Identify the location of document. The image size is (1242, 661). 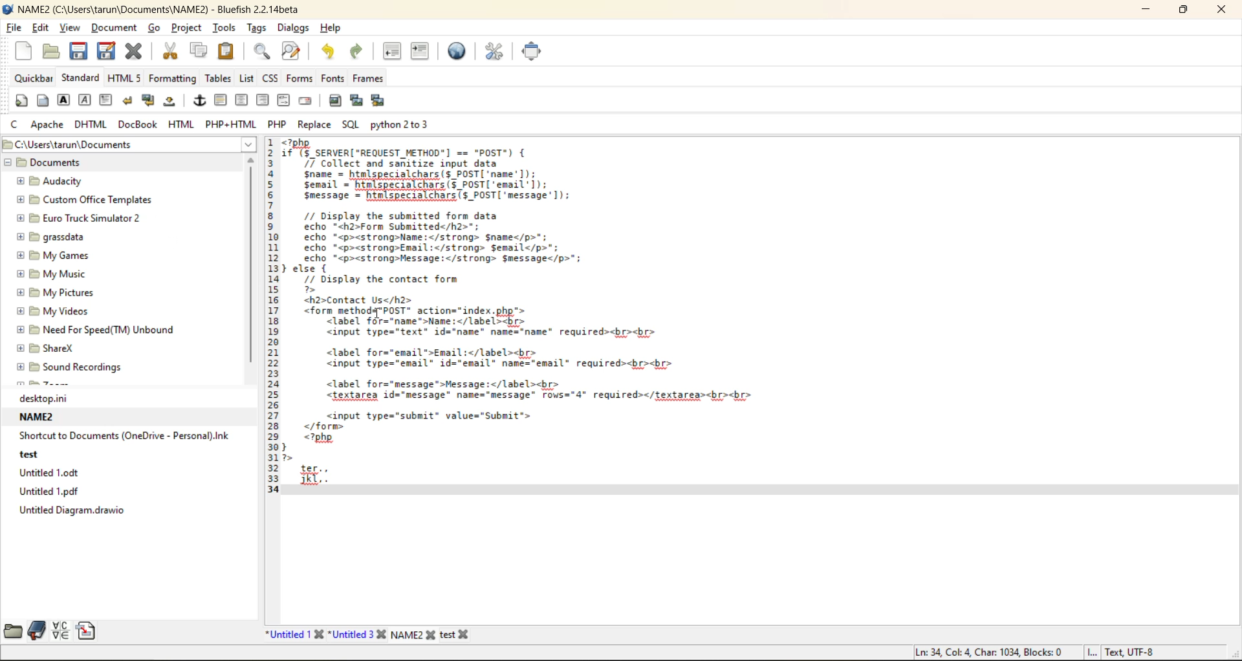
(116, 28).